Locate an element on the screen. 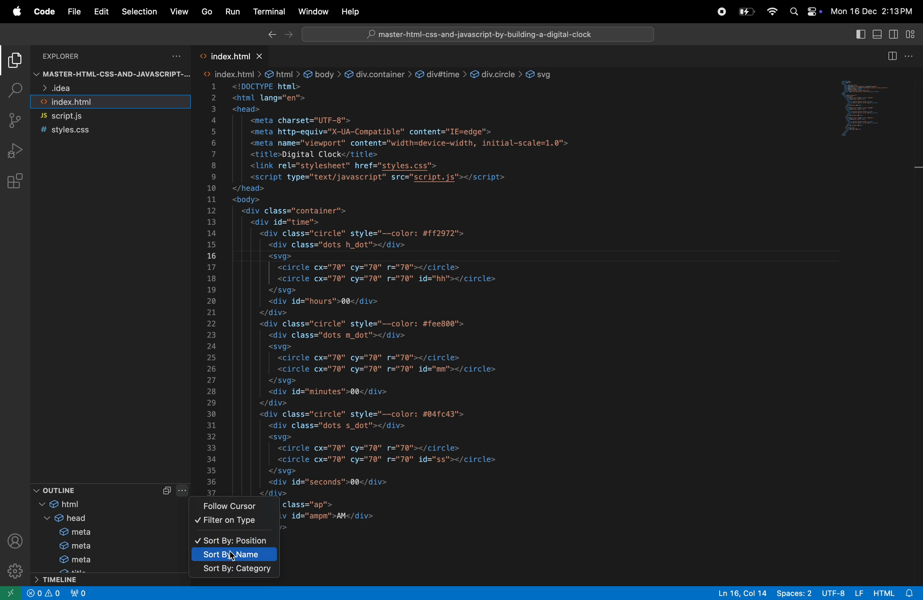 Image resolution: width=923 pixels, height=600 pixels. svg is located at coordinates (541, 74).